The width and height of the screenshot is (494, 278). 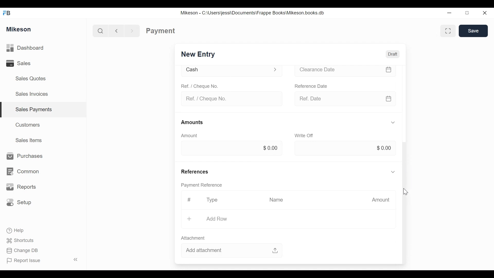 I want to click on Help, so click(x=19, y=230).